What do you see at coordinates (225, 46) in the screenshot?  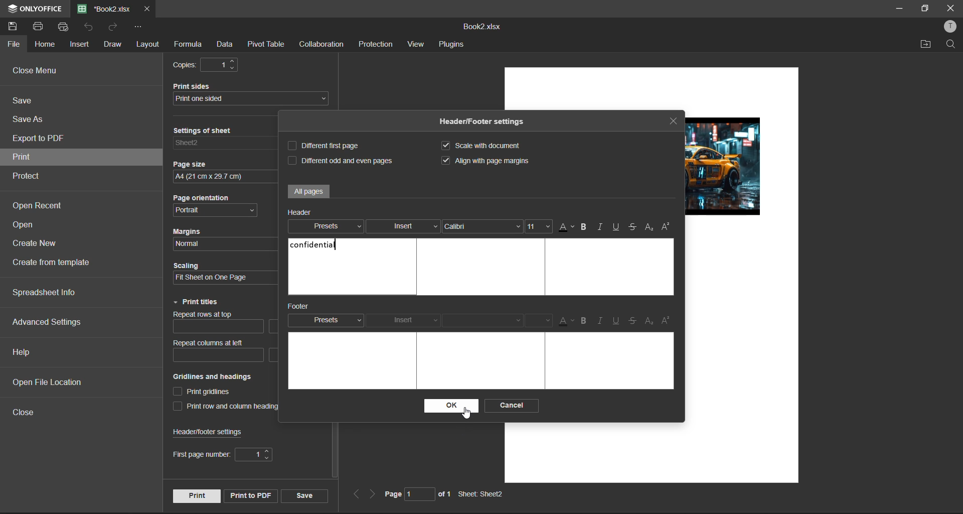 I see `data` at bounding box center [225, 46].